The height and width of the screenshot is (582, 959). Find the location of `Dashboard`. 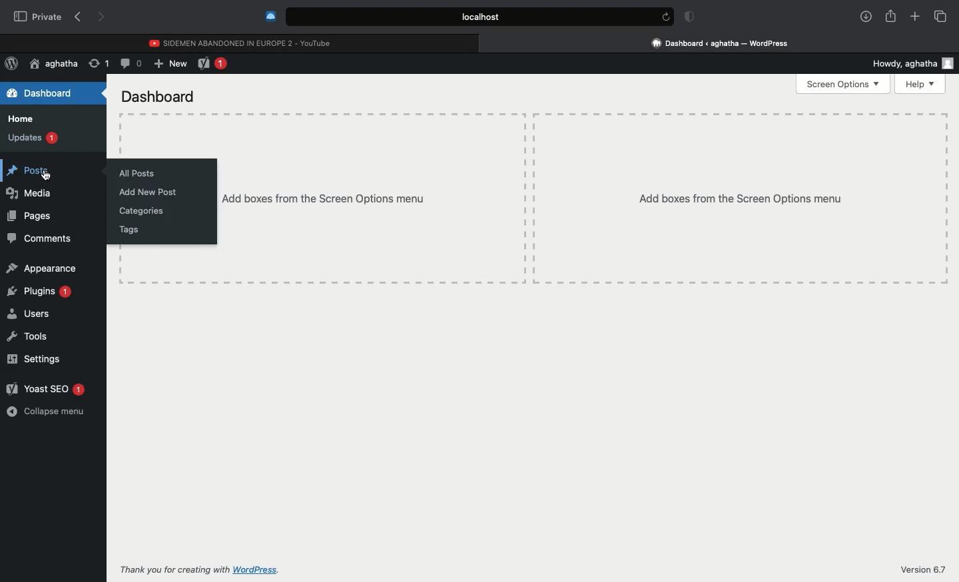

Dashboard is located at coordinates (159, 97).